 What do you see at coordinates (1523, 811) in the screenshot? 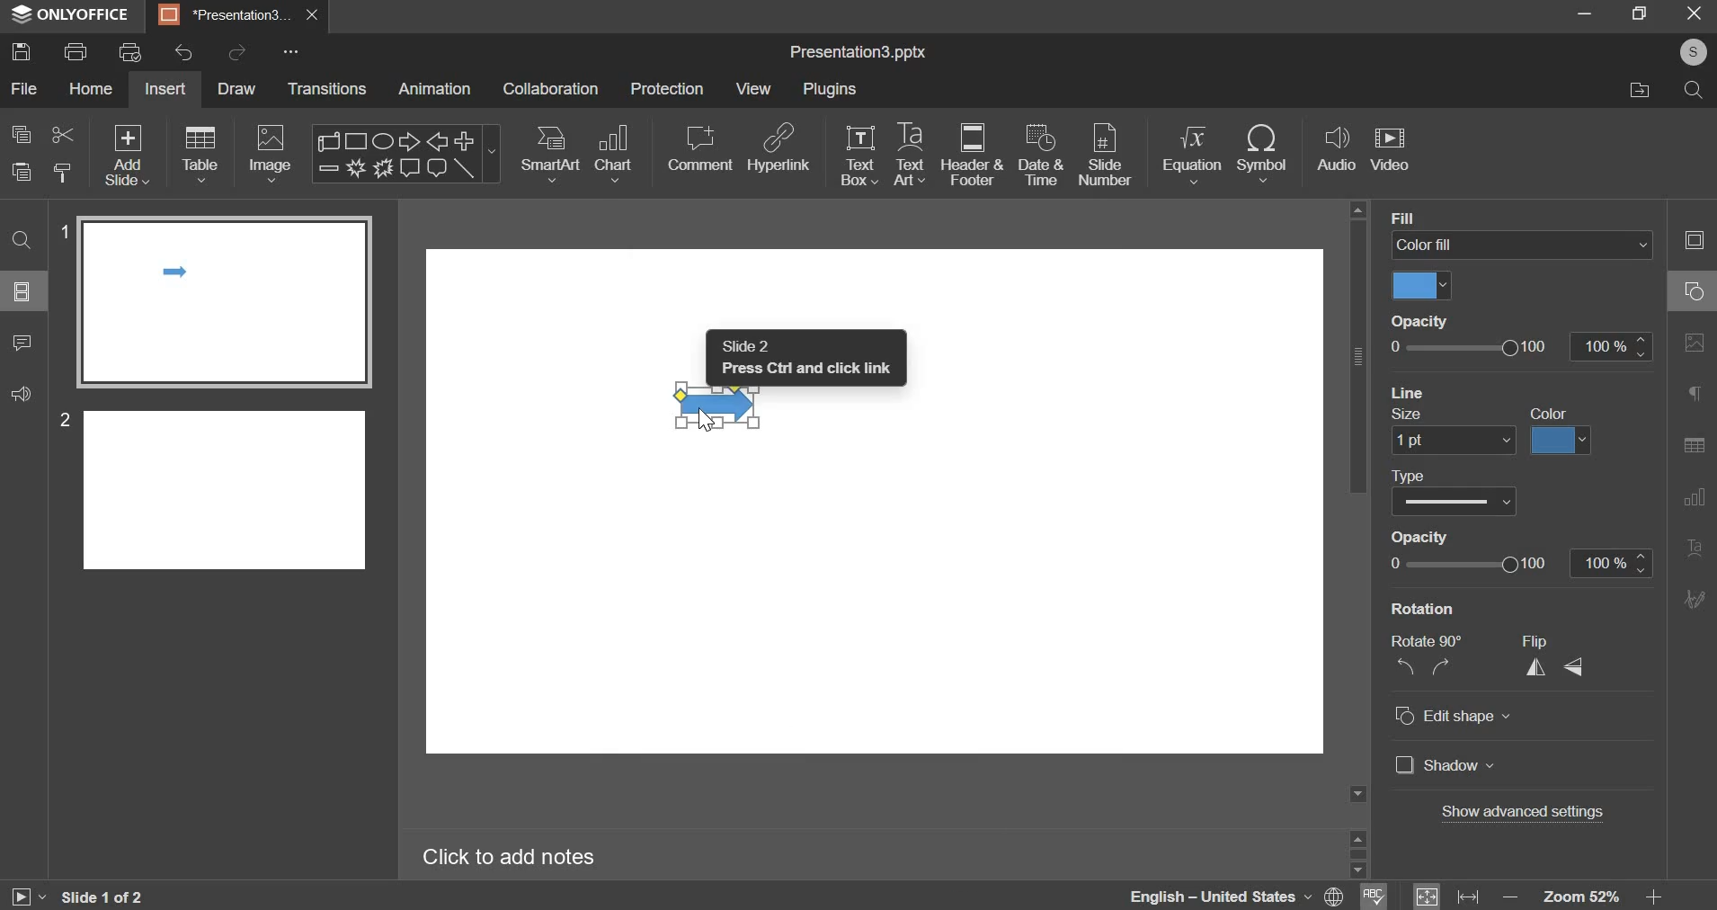
I see `show advanced settings` at bounding box center [1523, 811].